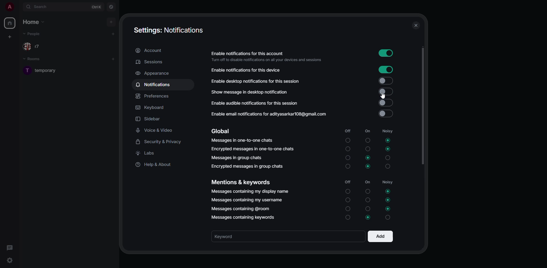 The height and width of the screenshot is (268, 547). Describe the element at coordinates (368, 192) in the screenshot. I see `On Unselected` at that location.